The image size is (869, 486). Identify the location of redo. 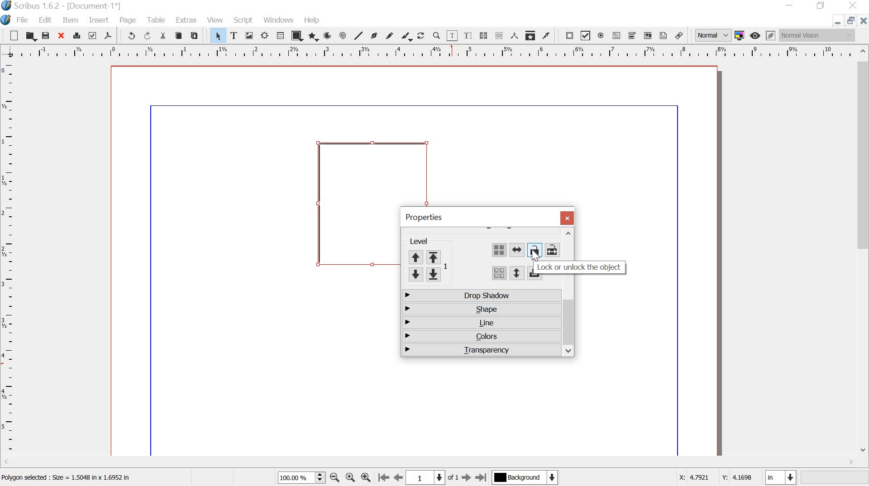
(147, 36).